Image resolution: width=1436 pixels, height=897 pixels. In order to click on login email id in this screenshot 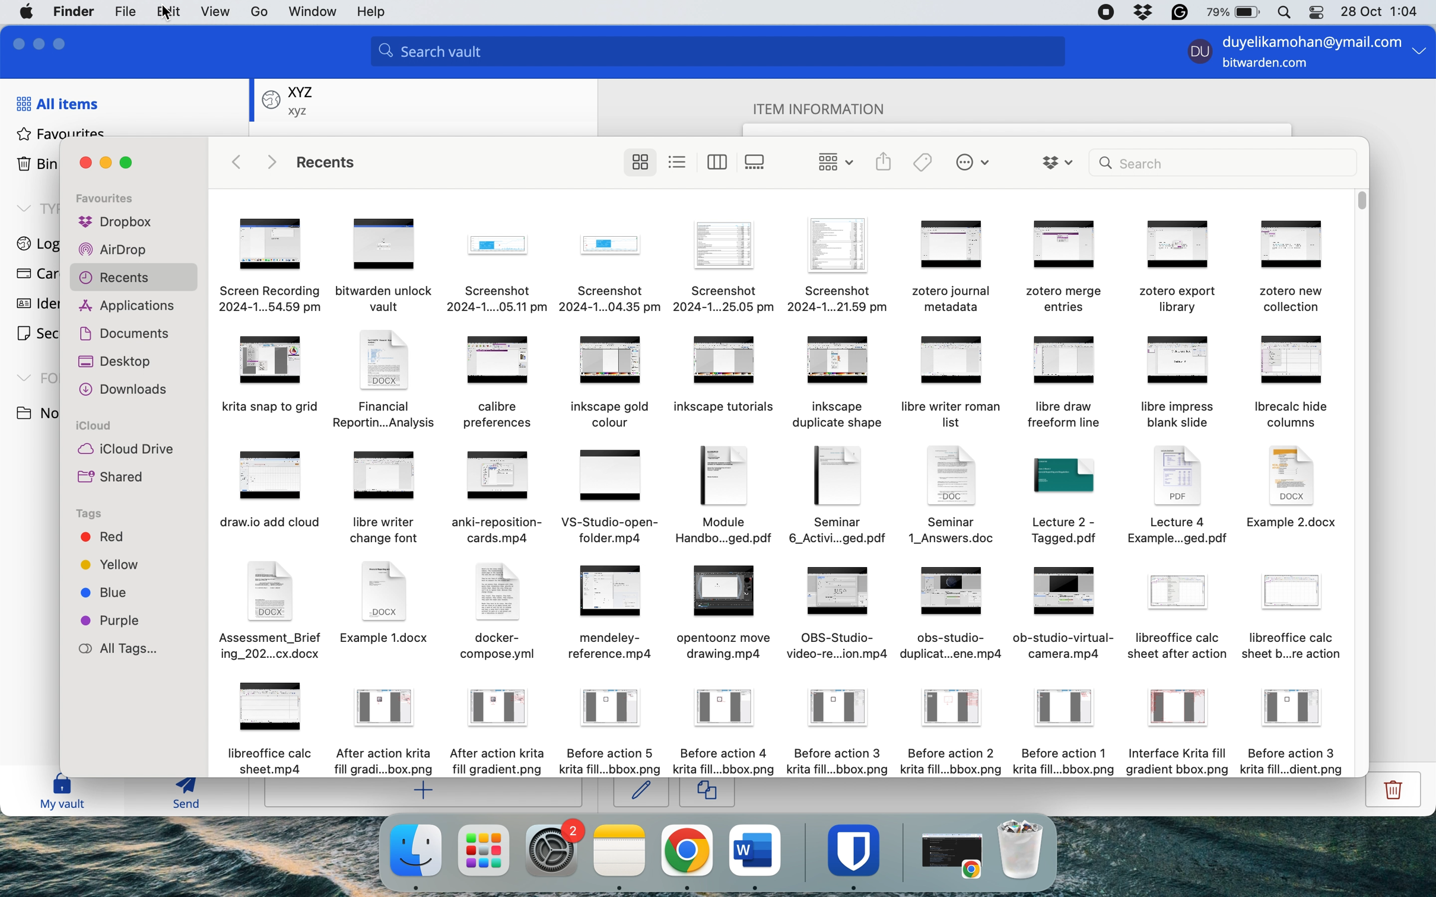, I will do `click(1307, 40)`.